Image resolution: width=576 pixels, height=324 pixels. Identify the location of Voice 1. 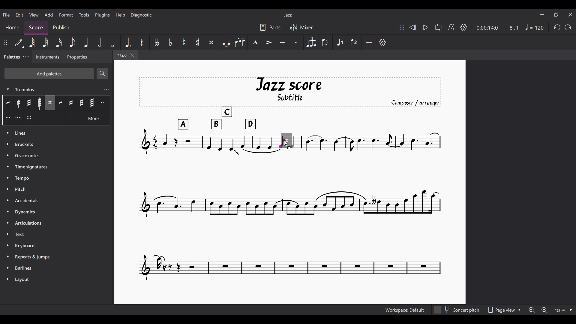
(340, 42).